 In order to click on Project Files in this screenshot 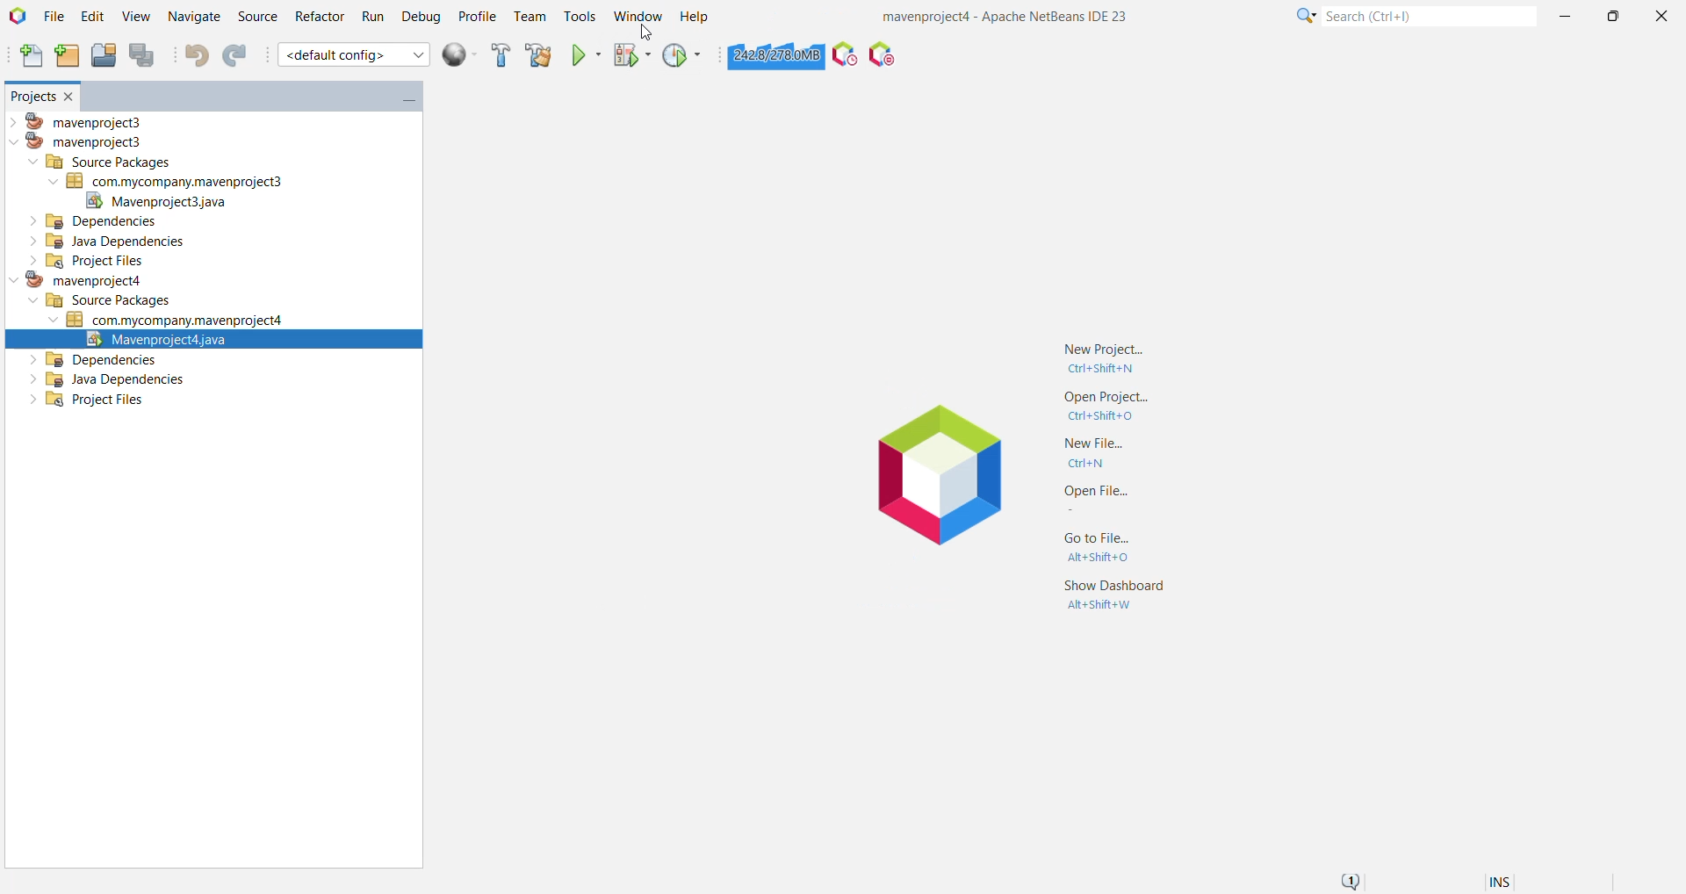, I will do `click(80, 262)`.